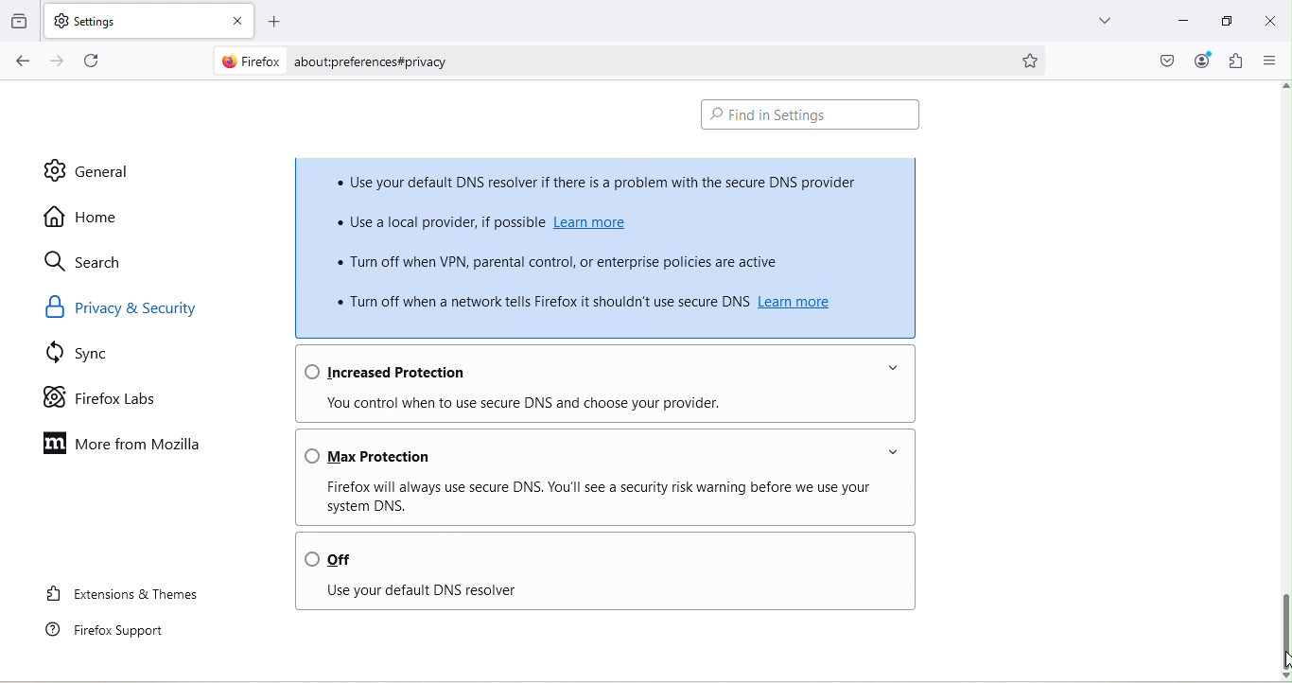 This screenshot has height=683, width=1292. Describe the element at coordinates (585, 302) in the screenshot. I see `» Tum off when a network tells Firefox it shouldn't use secure DNS Learn more` at that location.